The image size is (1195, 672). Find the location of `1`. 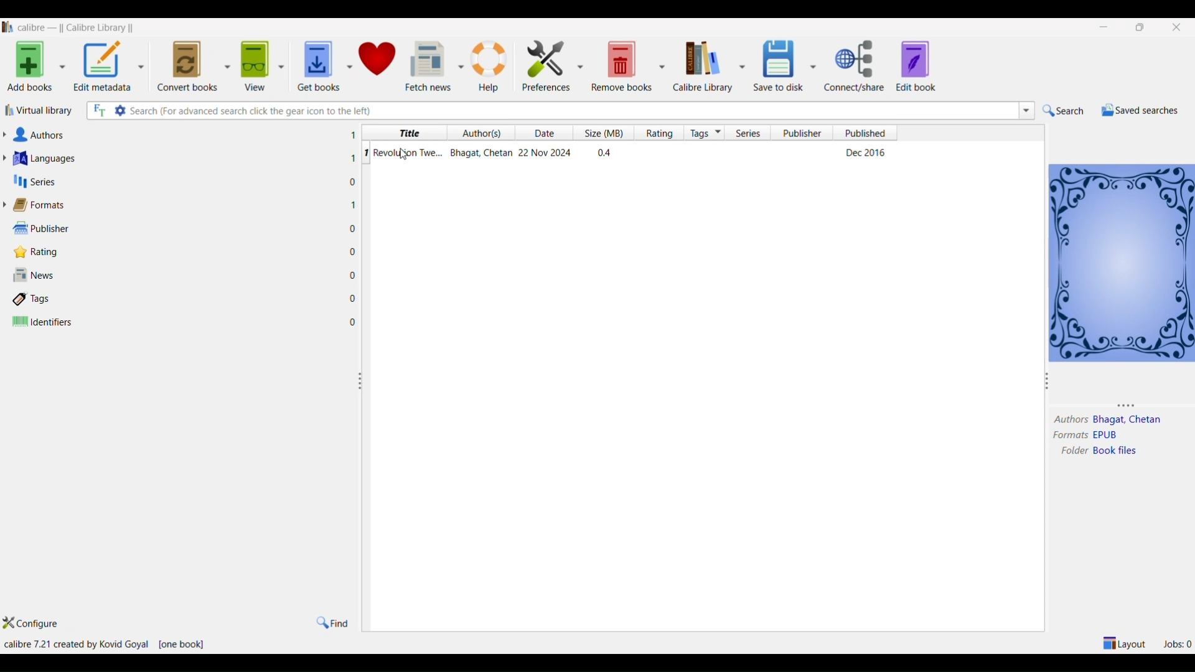

1 is located at coordinates (352, 159).